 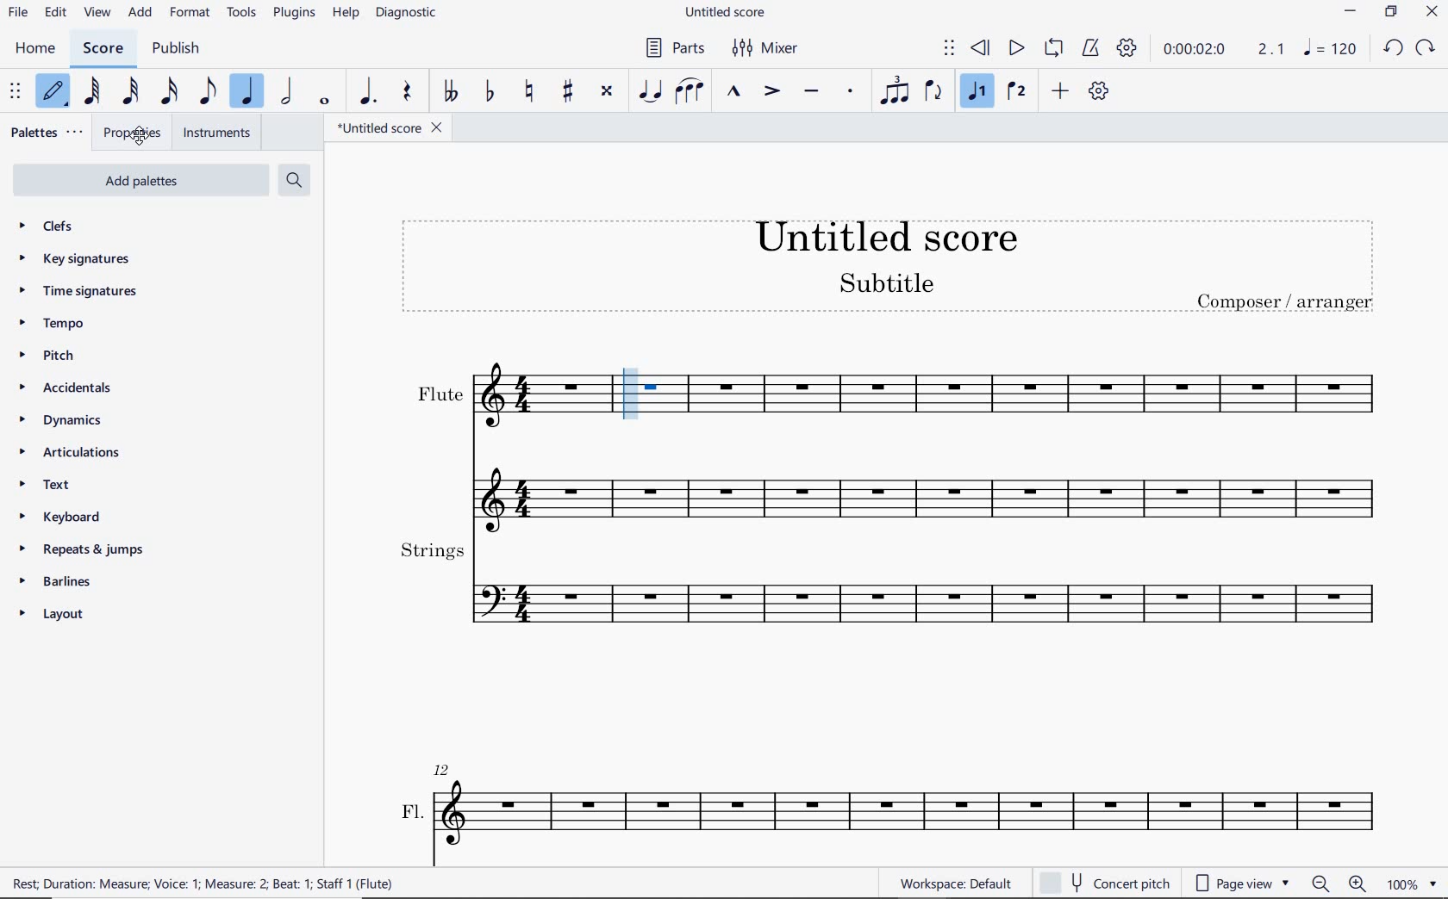 What do you see at coordinates (888, 587) in the screenshot?
I see `strings` at bounding box center [888, 587].